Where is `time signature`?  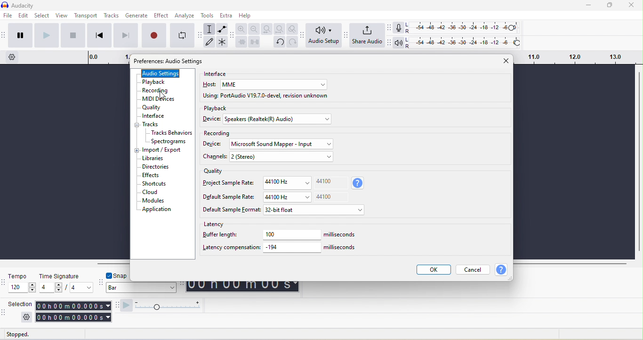 time signature is located at coordinates (65, 283).